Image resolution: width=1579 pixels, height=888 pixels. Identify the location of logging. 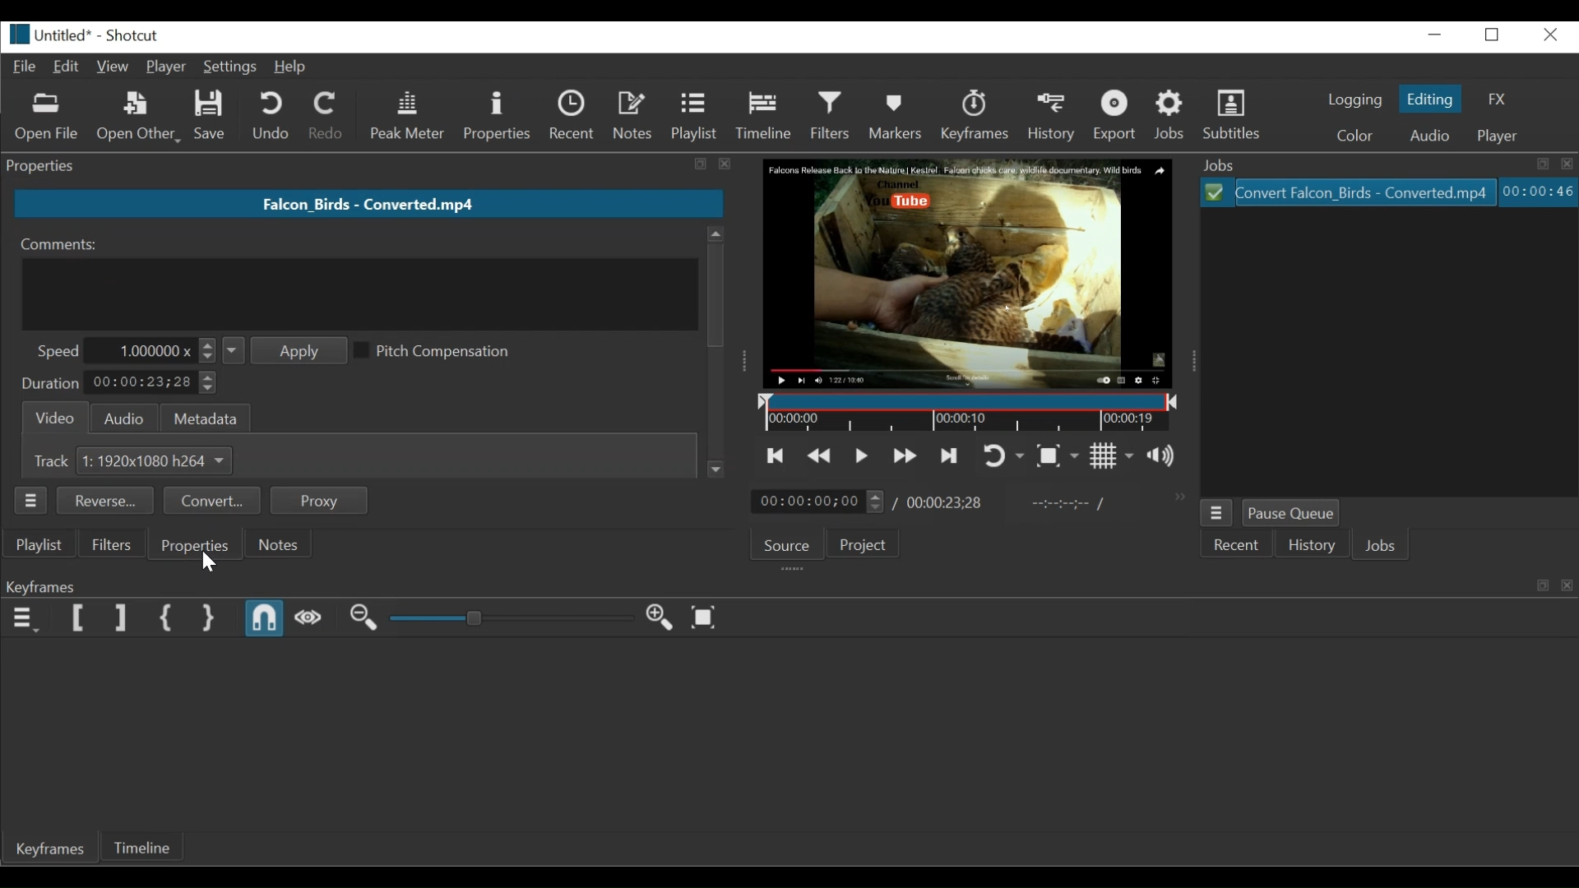
(1353, 101).